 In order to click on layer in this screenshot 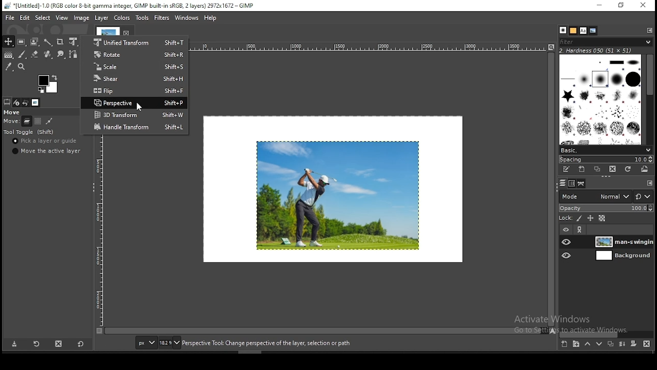, I will do `click(102, 18)`.